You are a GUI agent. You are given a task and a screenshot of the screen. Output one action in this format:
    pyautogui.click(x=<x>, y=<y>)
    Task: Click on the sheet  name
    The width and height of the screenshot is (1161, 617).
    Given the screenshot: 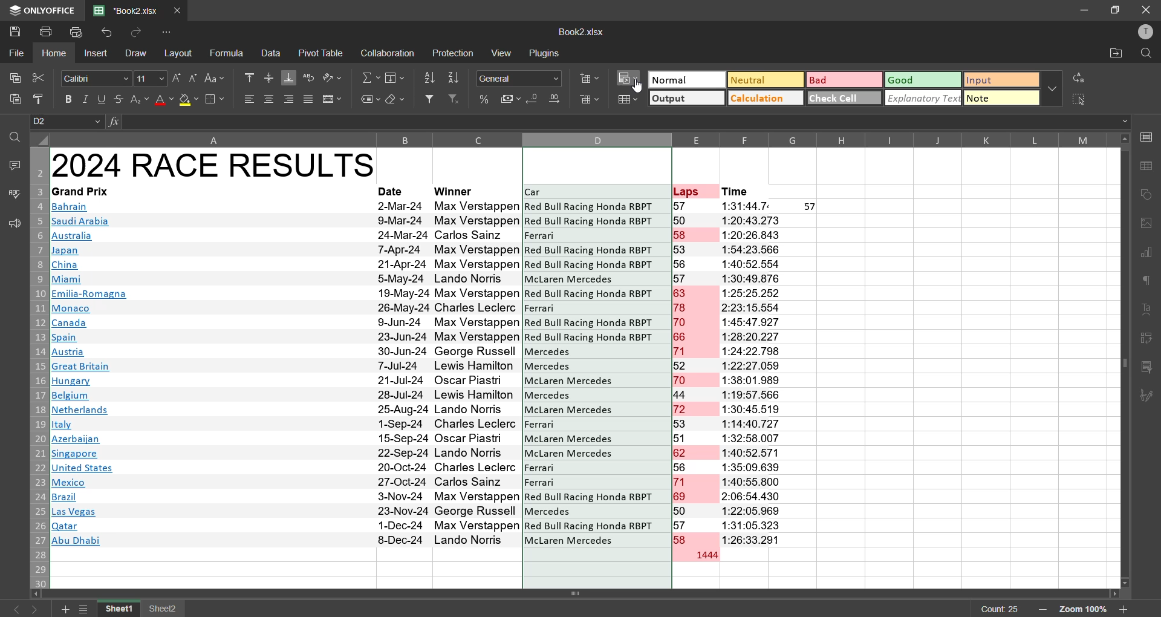 What is the action you would take?
    pyautogui.click(x=163, y=610)
    